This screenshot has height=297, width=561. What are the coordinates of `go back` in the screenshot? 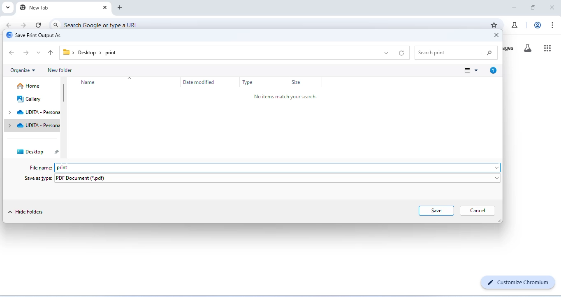 It's located at (10, 25).